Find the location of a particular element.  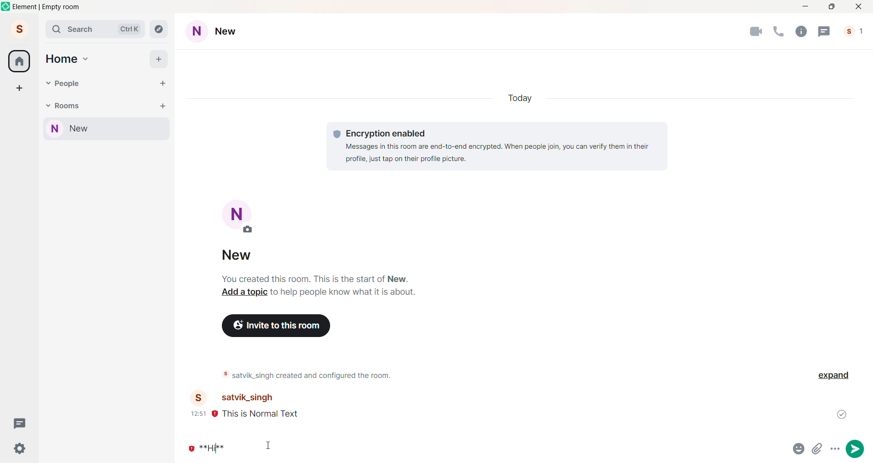

12:51 is located at coordinates (198, 413).